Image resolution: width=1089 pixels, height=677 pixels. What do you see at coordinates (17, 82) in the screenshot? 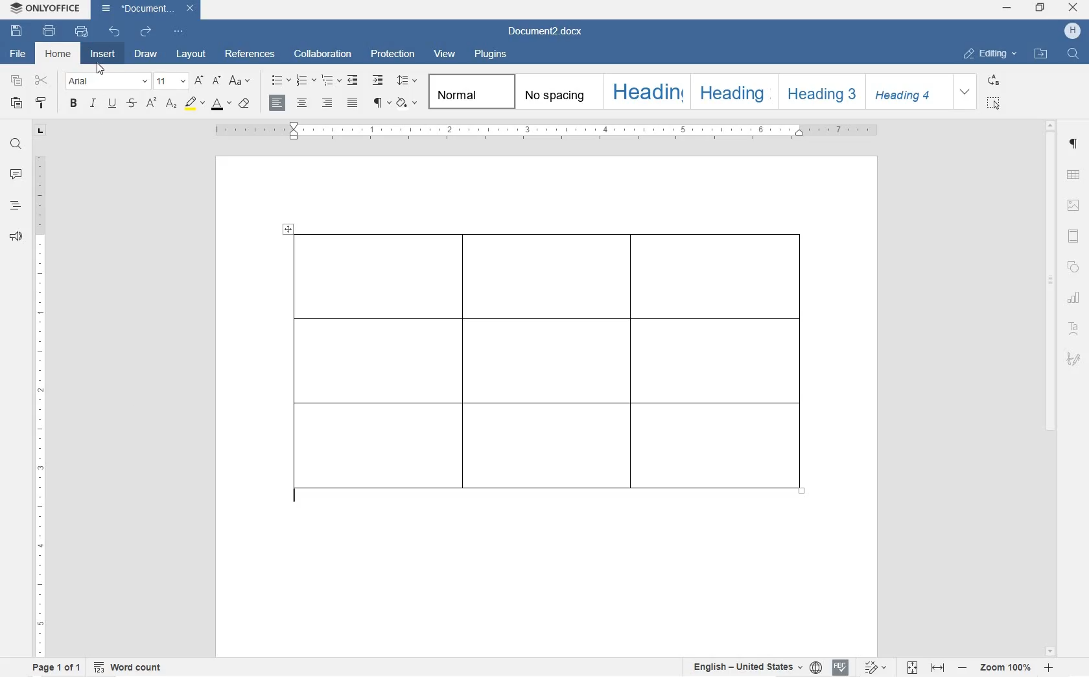
I see `copy` at bounding box center [17, 82].